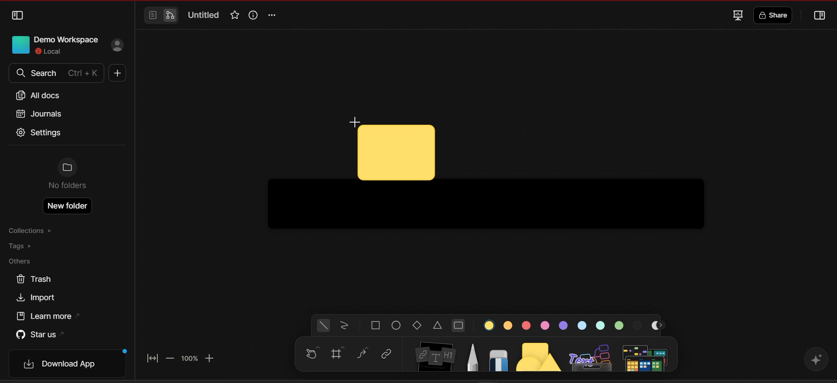 This screenshot has width=837, height=383. What do you see at coordinates (364, 353) in the screenshot?
I see `curve` at bounding box center [364, 353].